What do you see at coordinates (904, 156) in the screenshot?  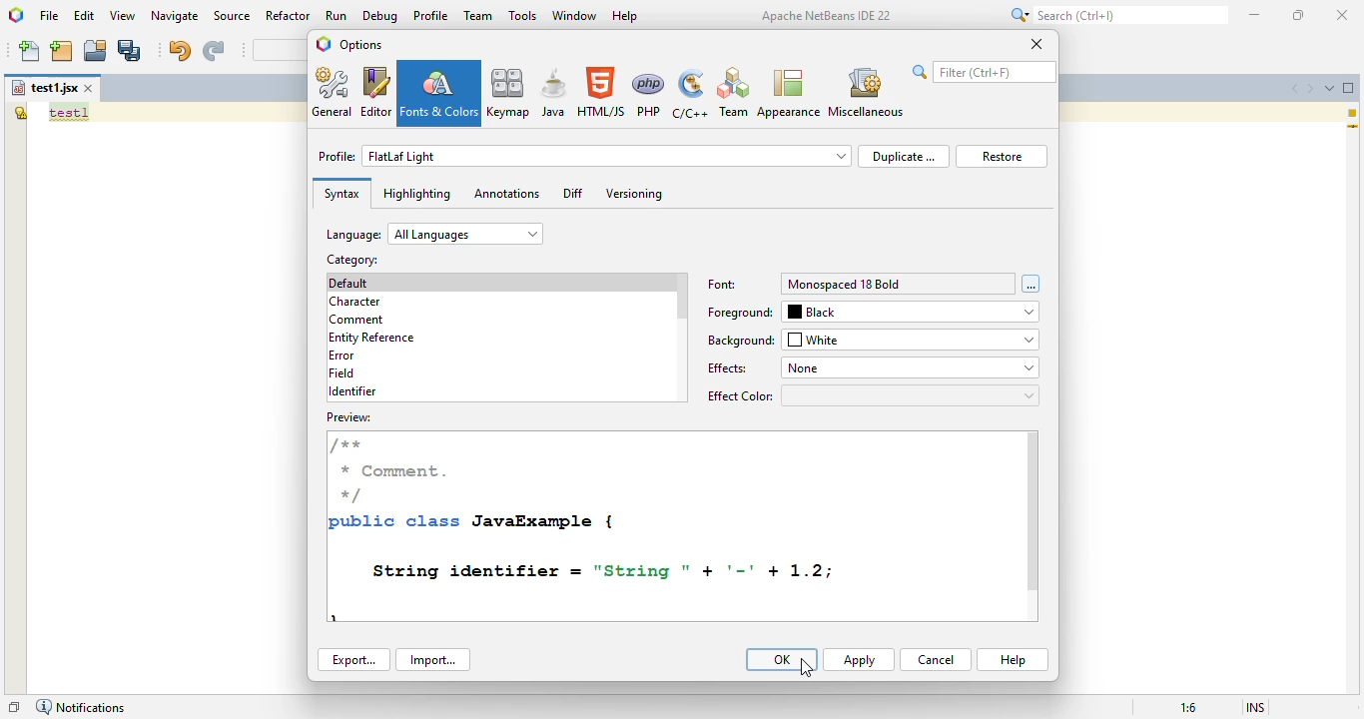 I see `duplicate` at bounding box center [904, 156].